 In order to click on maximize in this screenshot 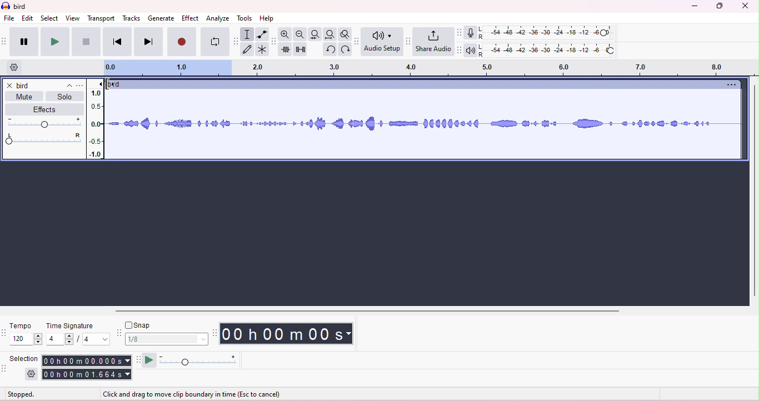, I will do `click(720, 7)`.